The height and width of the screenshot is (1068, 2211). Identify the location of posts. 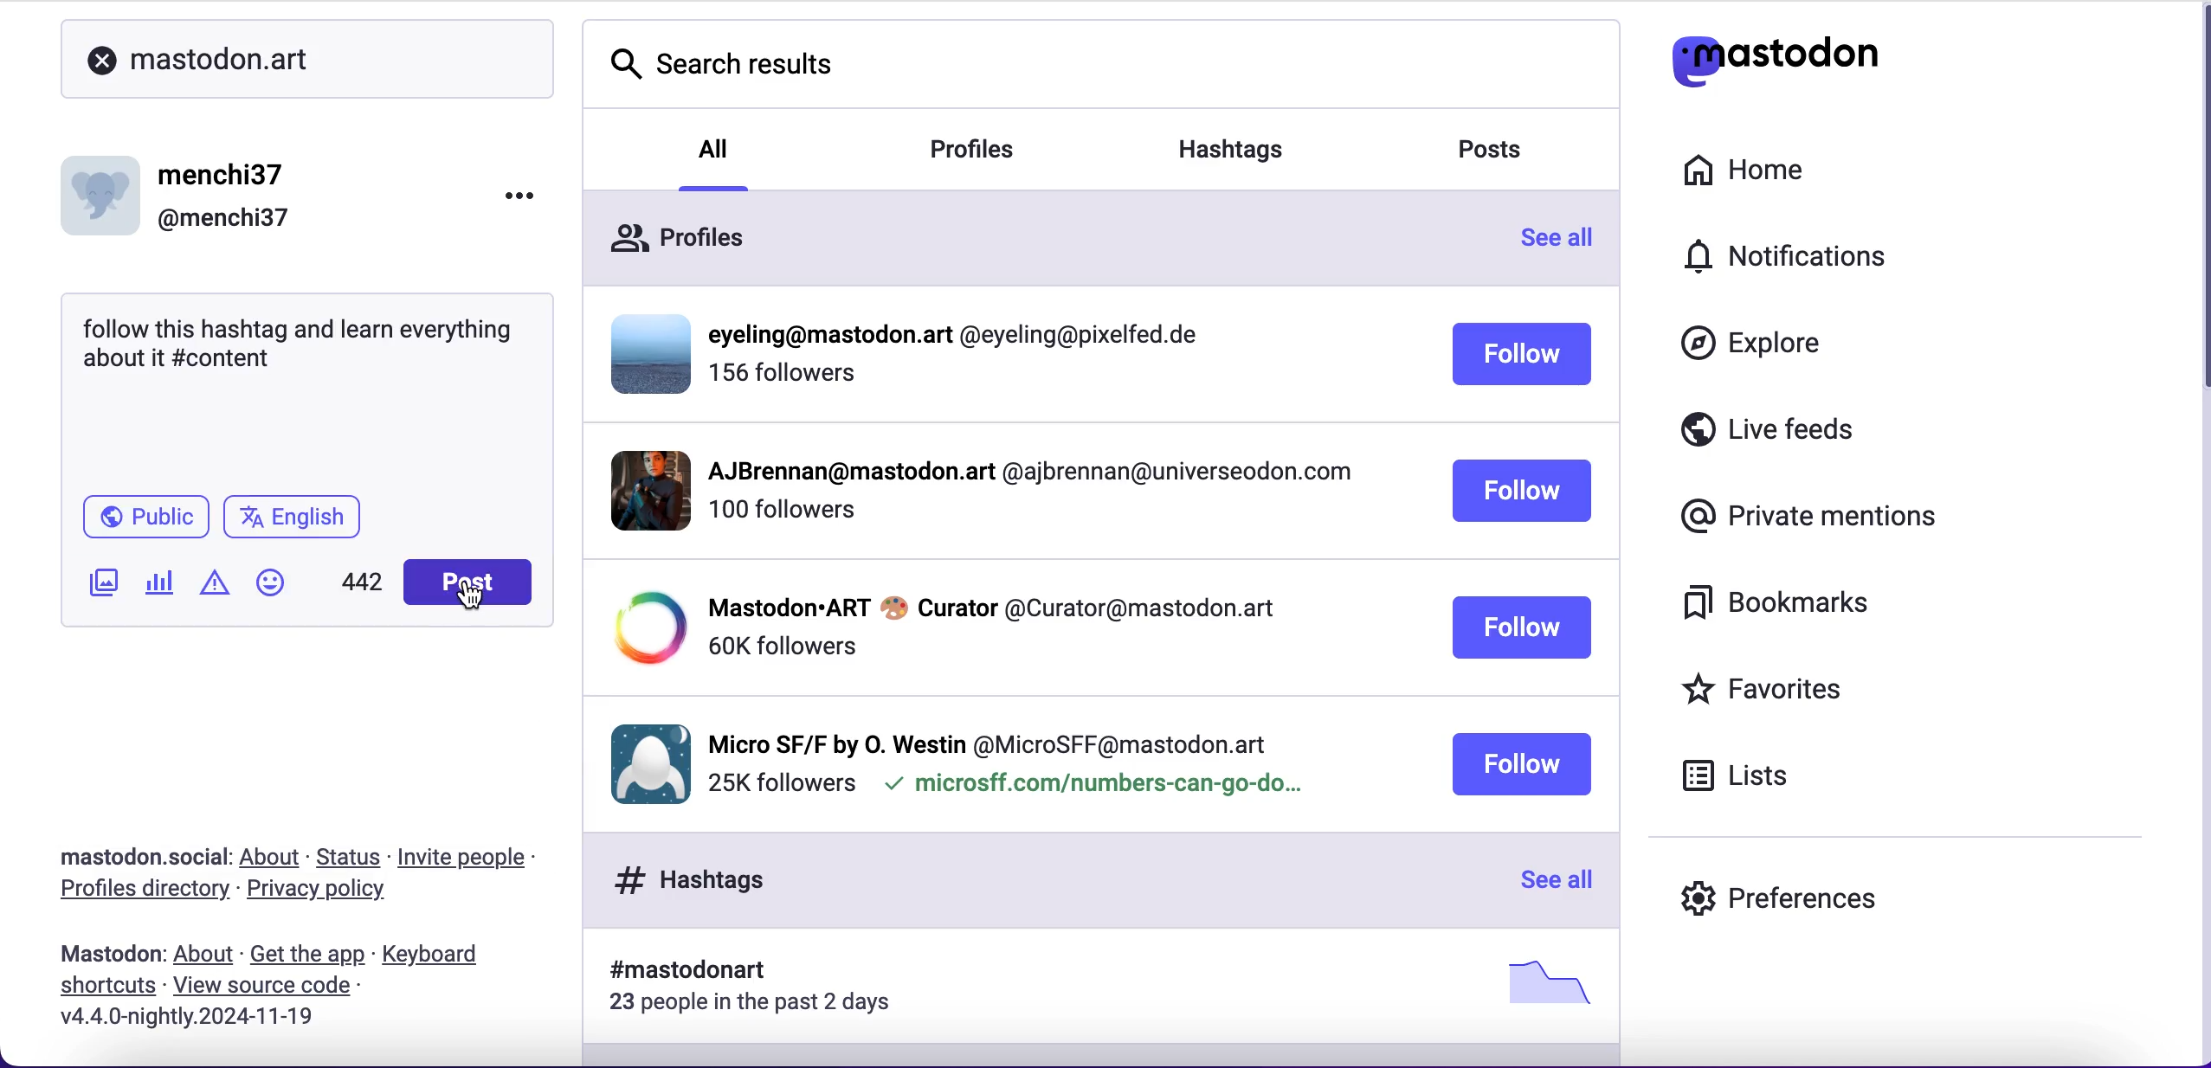
(1506, 154).